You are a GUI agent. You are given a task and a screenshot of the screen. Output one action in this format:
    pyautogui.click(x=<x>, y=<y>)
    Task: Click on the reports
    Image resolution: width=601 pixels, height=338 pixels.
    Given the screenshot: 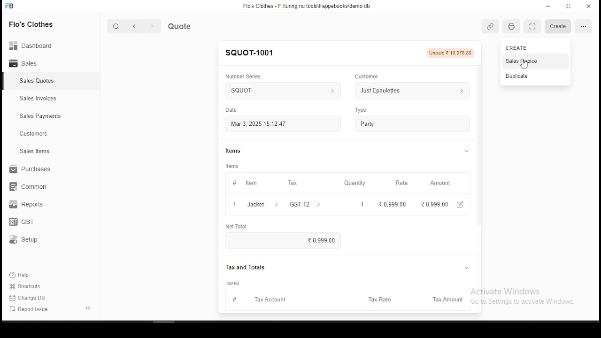 What is the action you would take?
    pyautogui.click(x=27, y=205)
    